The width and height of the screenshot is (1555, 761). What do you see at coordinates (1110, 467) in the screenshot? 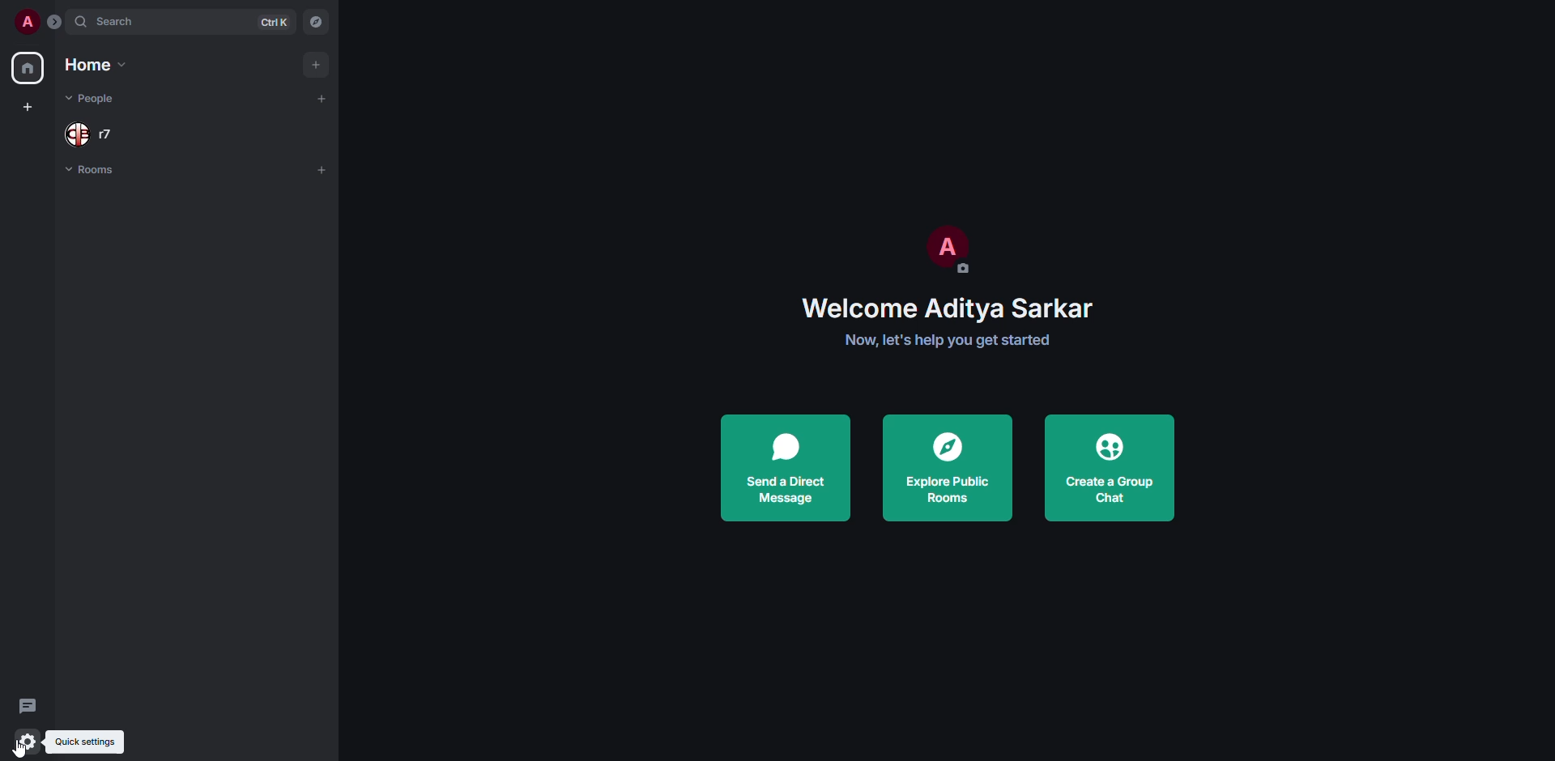
I see `create a group chat` at bounding box center [1110, 467].